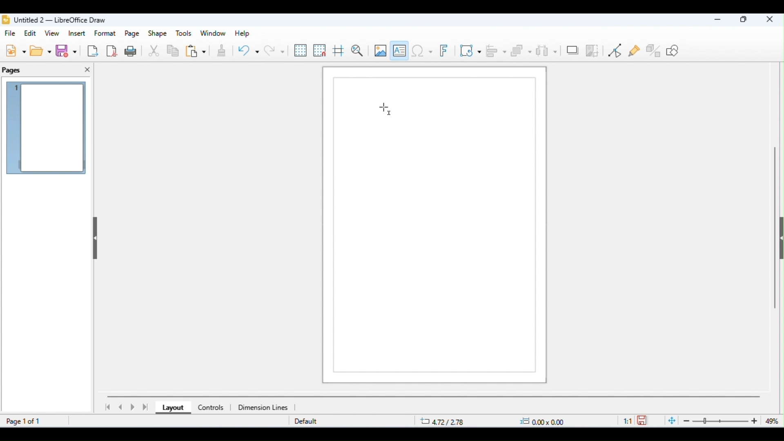  I want to click on show extrusion, so click(654, 50).